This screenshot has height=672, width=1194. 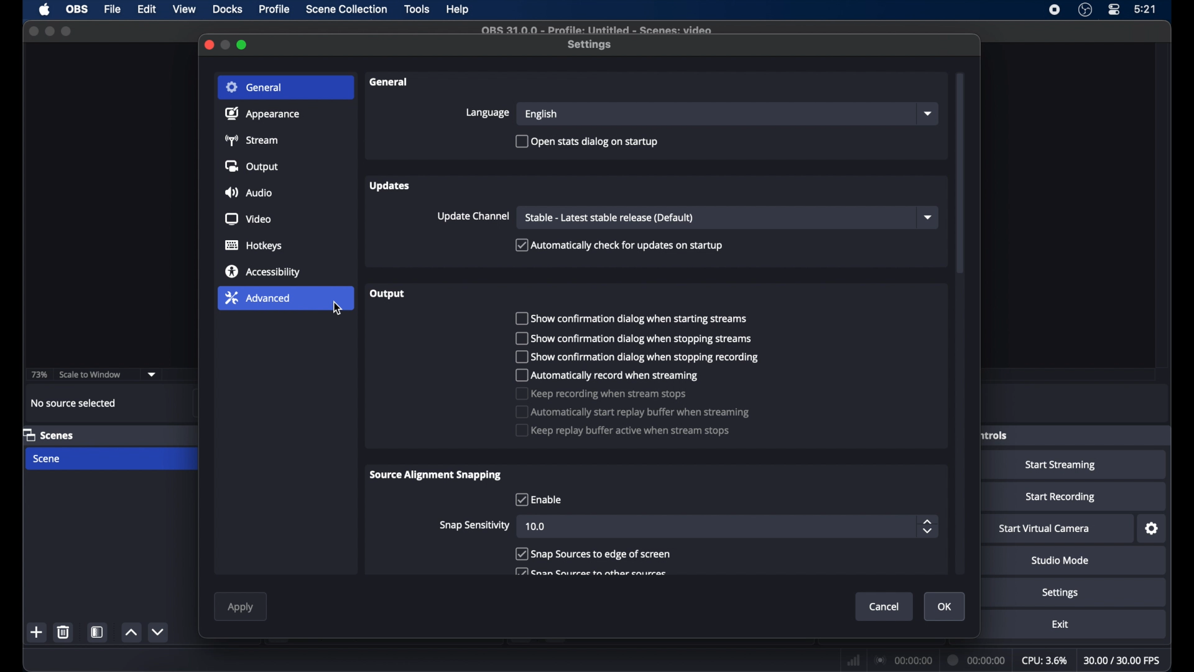 I want to click on video, so click(x=248, y=219).